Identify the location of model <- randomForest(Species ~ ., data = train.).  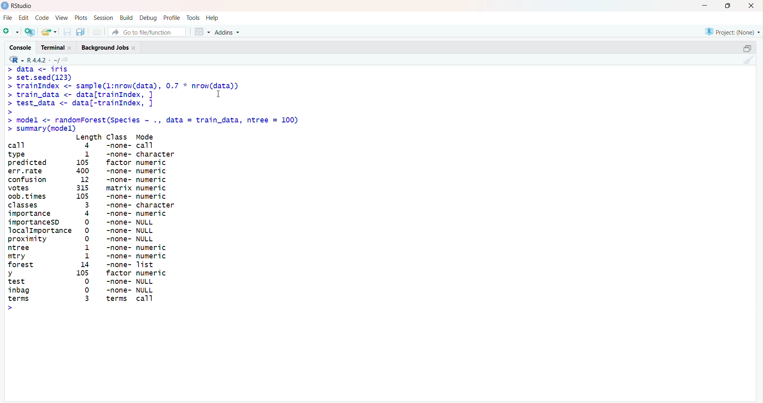
(160, 120).